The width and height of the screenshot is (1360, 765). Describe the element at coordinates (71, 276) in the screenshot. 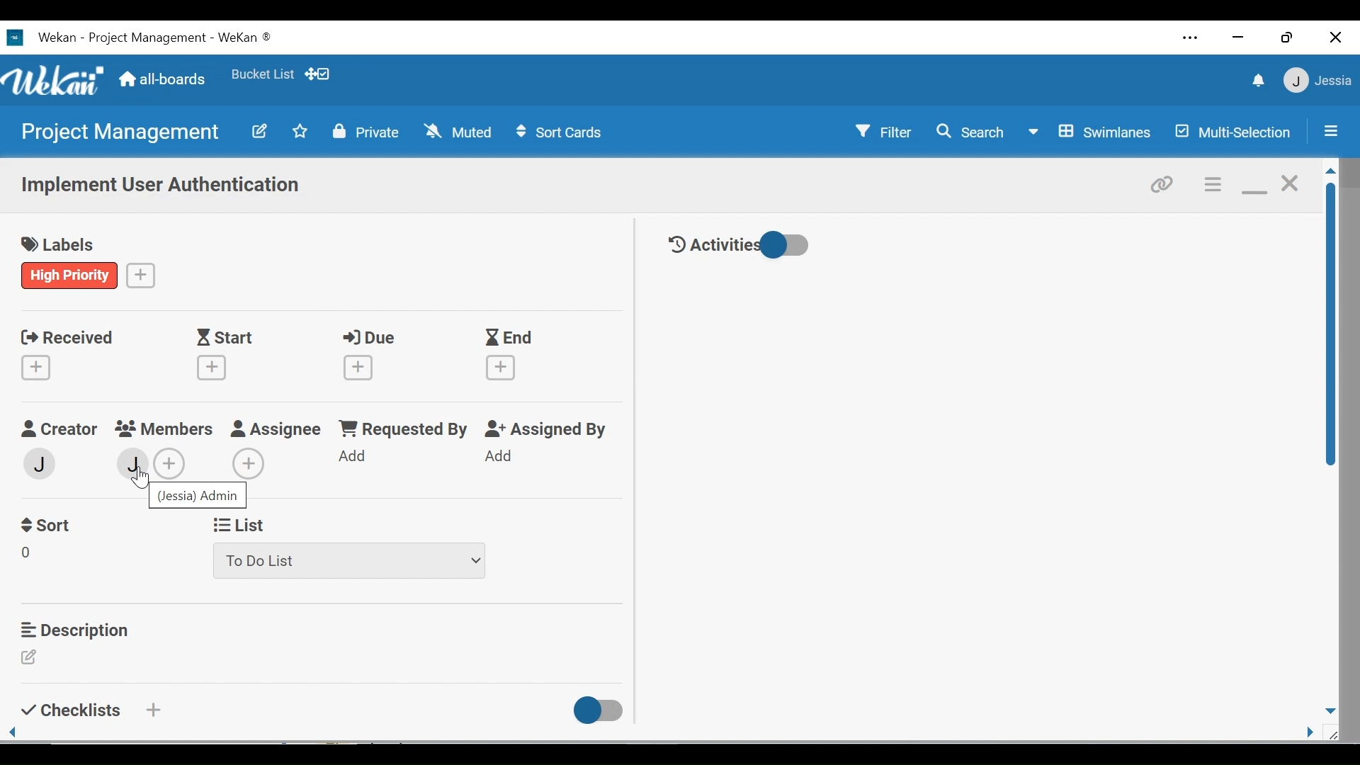

I see `High Priority` at that location.